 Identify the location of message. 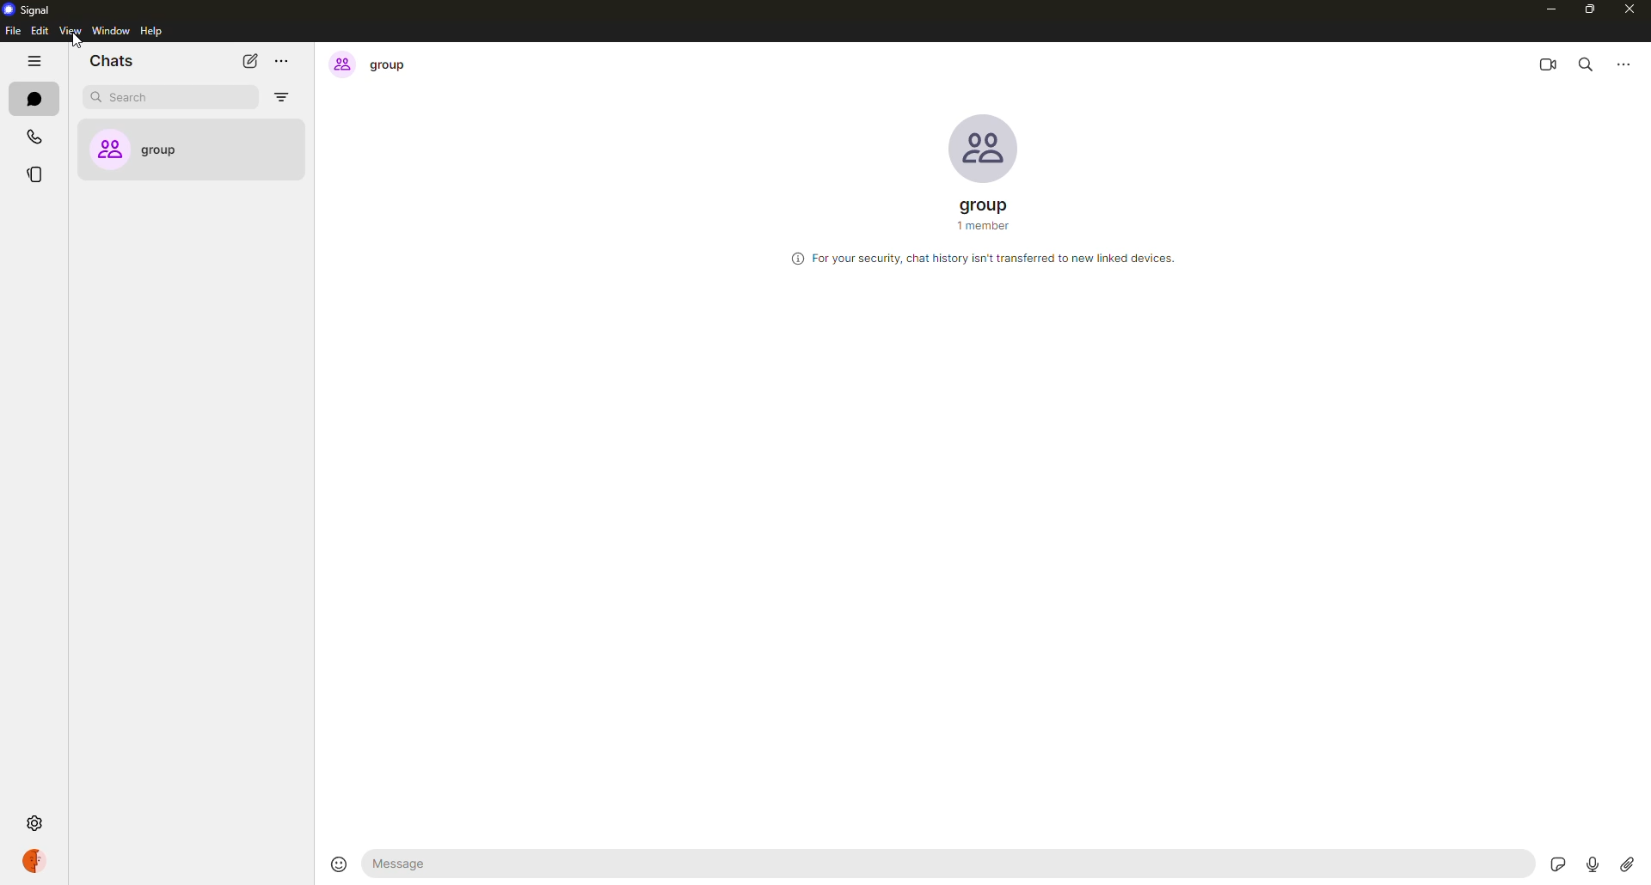
(472, 863).